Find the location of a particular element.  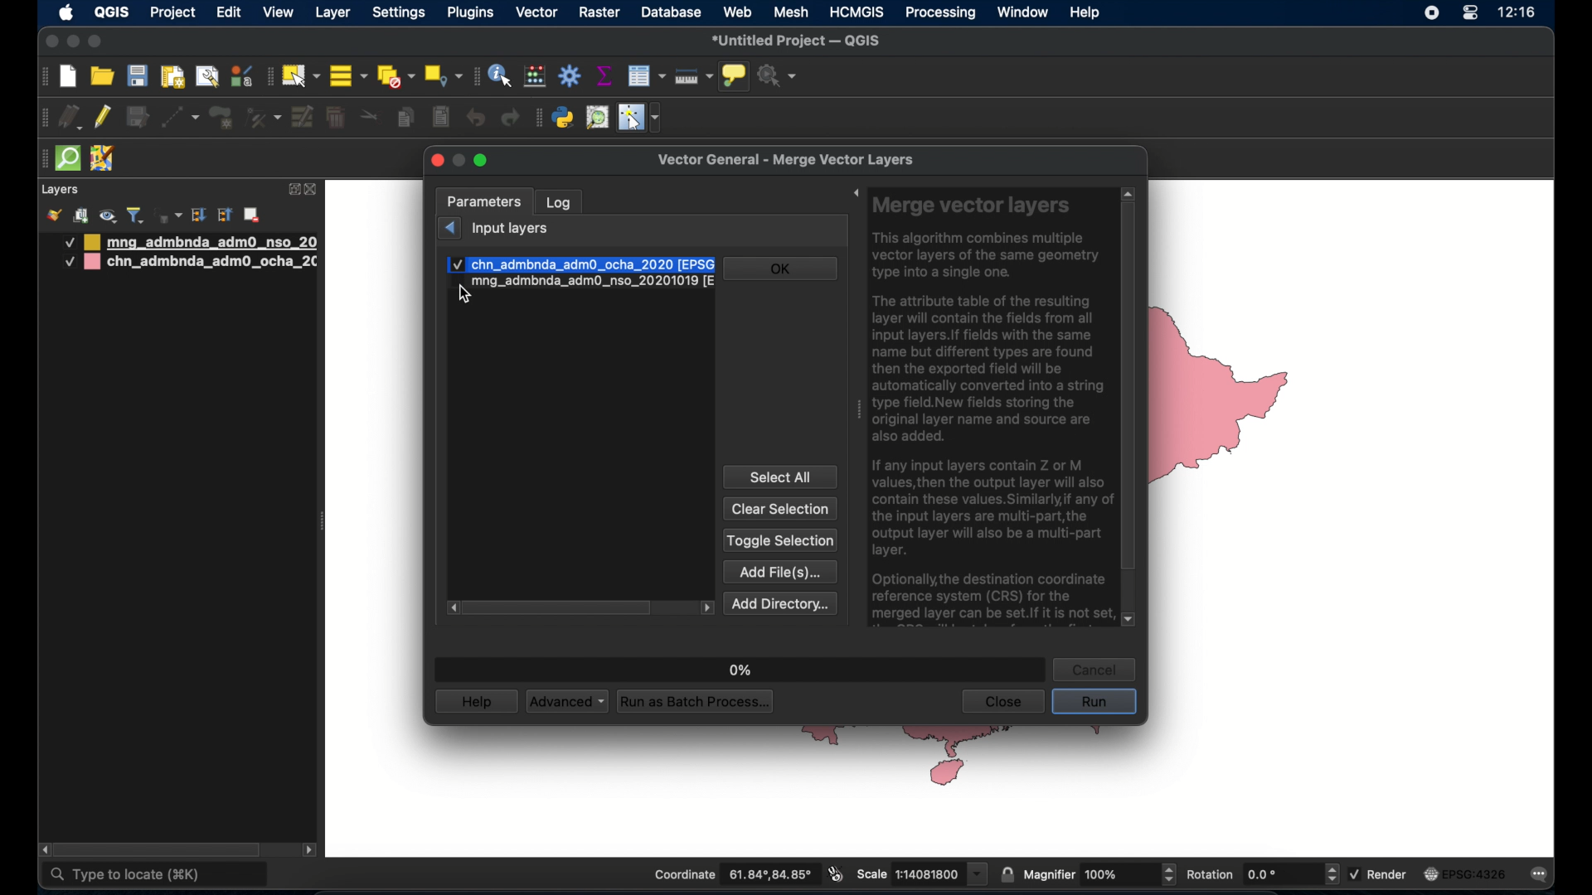

remove layer/group is located at coordinates (255, 215).